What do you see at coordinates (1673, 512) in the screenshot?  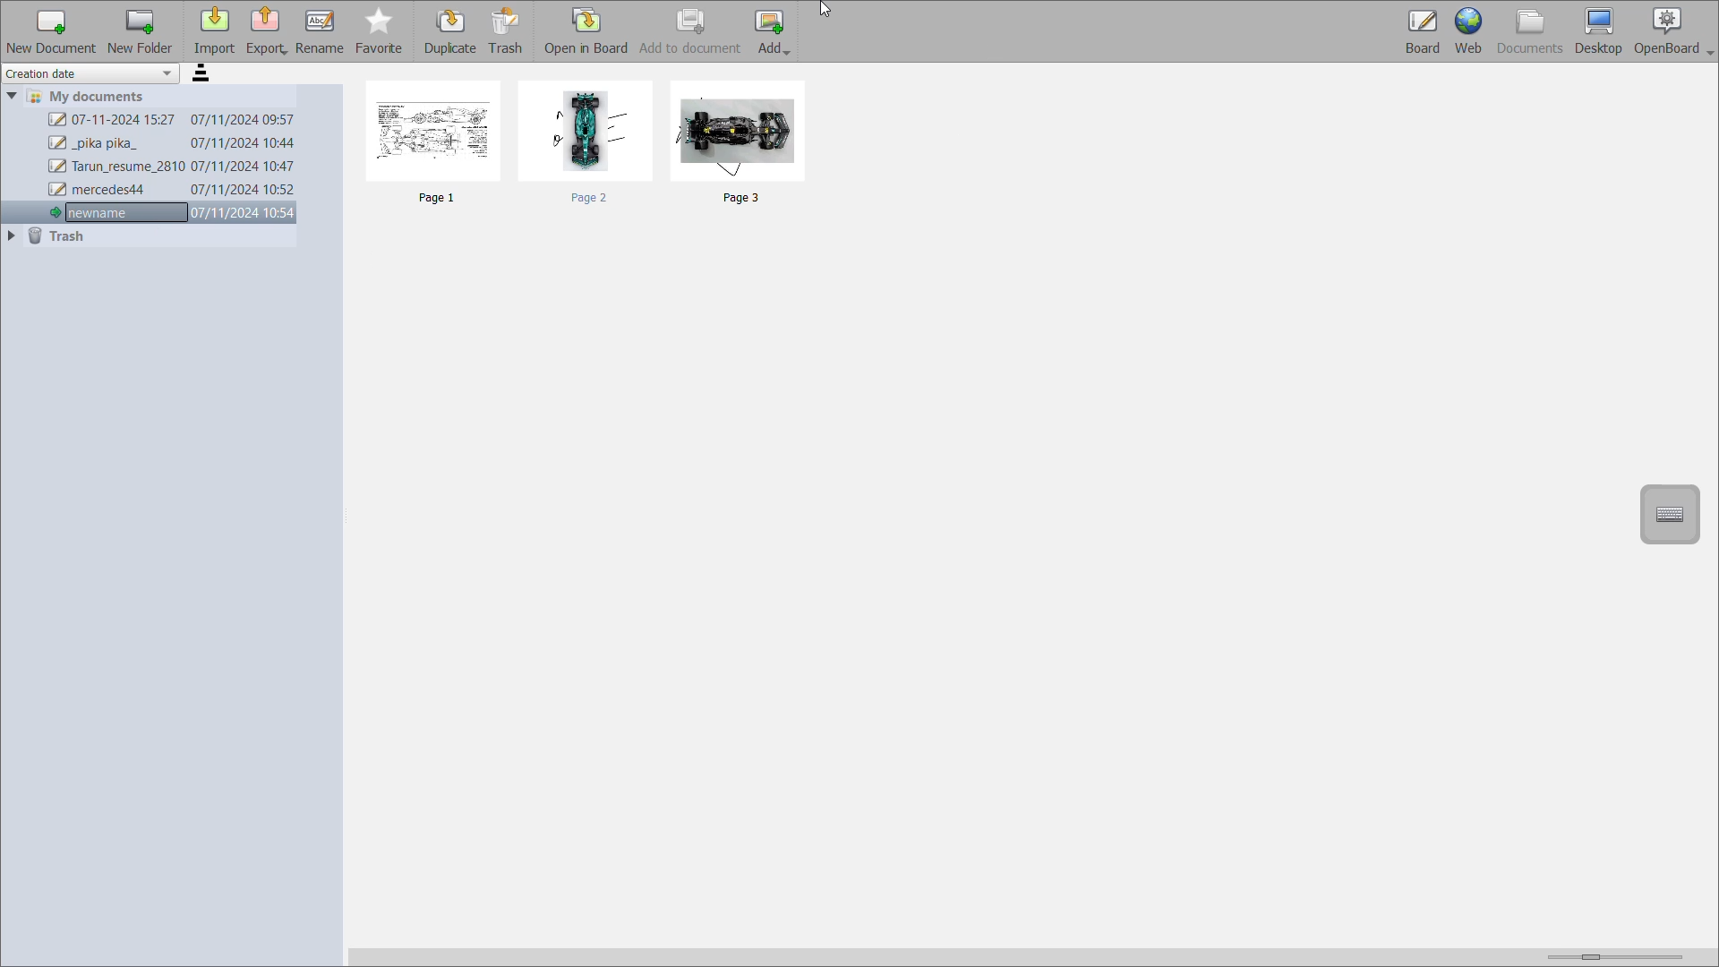 I see `display virtual keyboard` at bounding box center [1673, 512].